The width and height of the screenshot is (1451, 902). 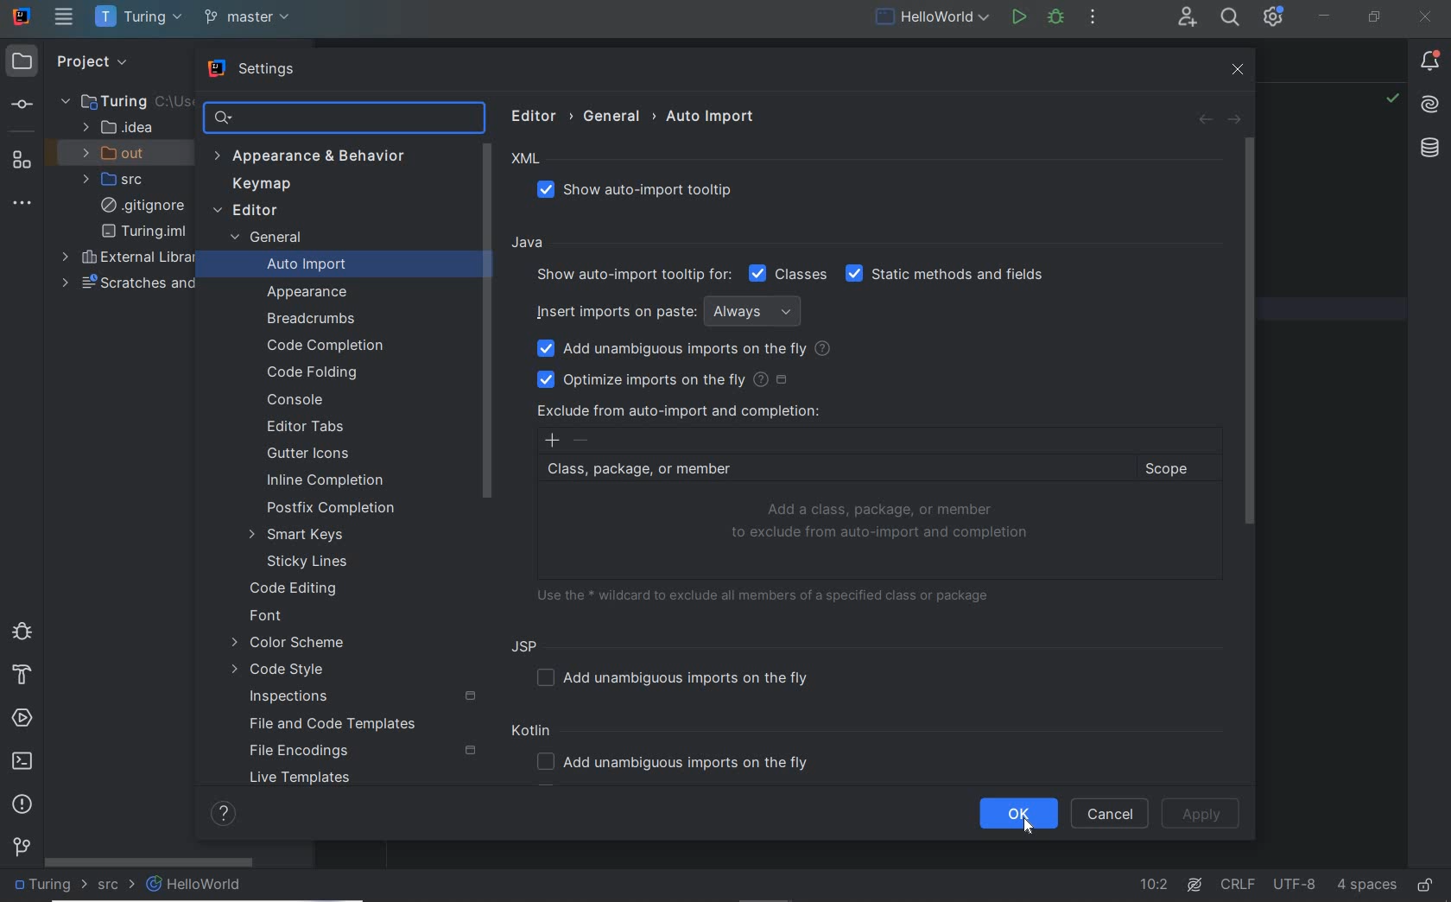 What do you see at coordinates (137, 18) in the screenshot?
I see `Turing(project name)` at bounding box center [137, 18].